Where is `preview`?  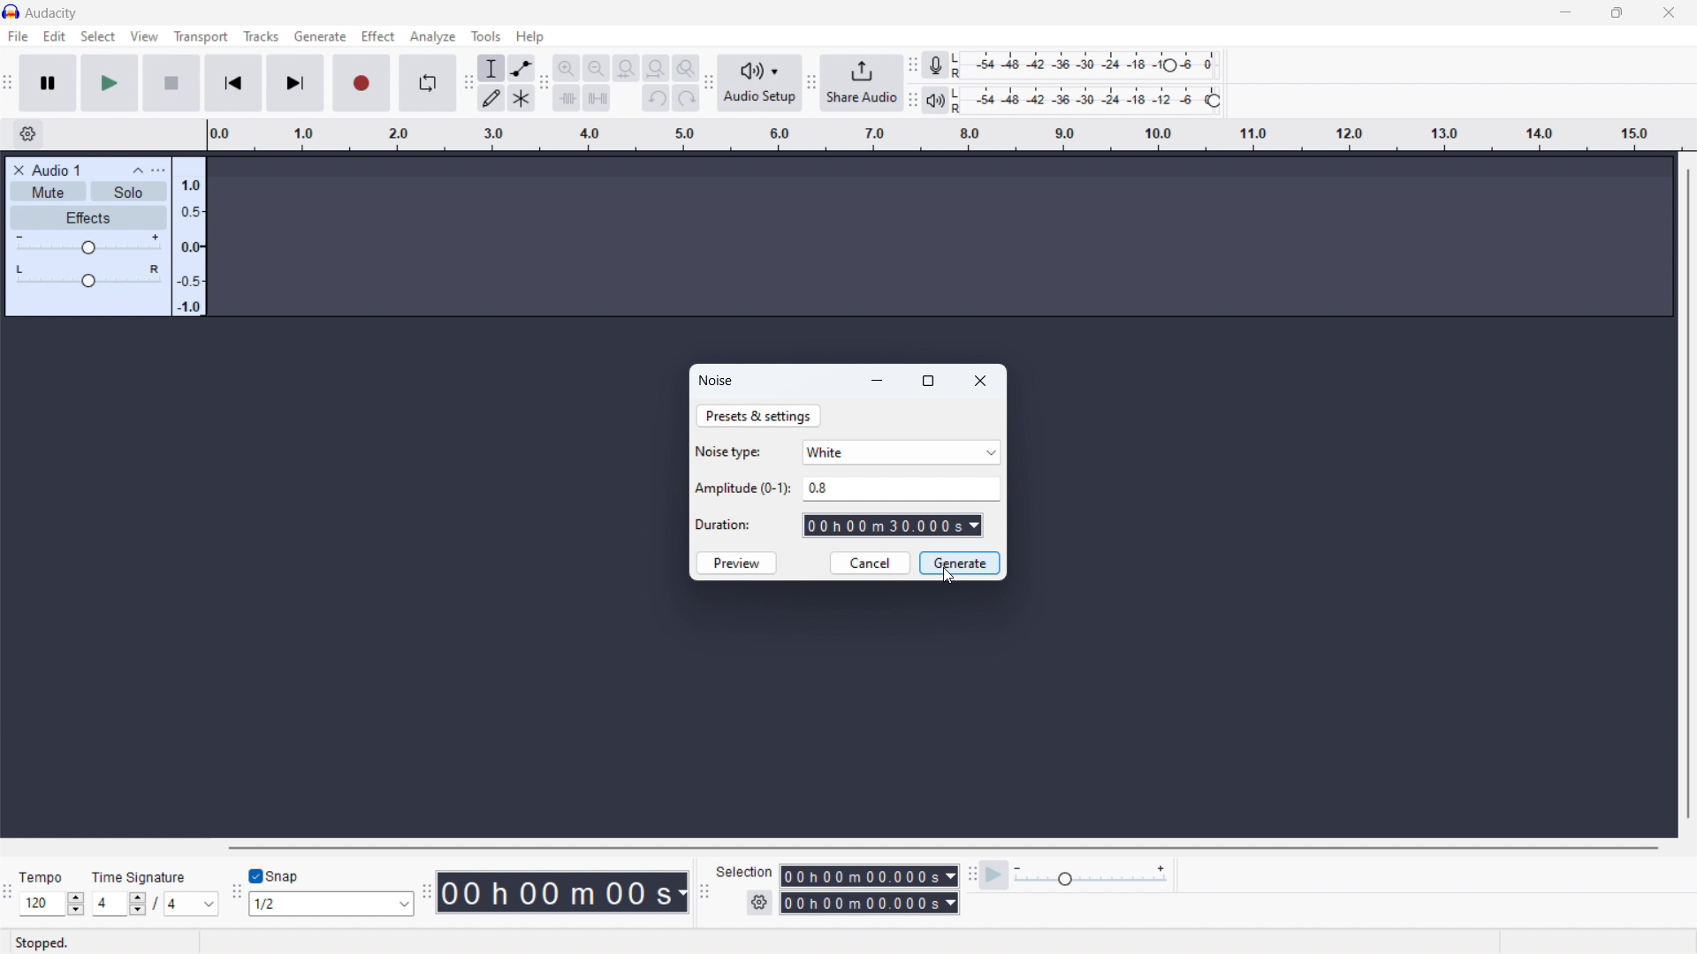
preview is located at coordinates (736, 563).